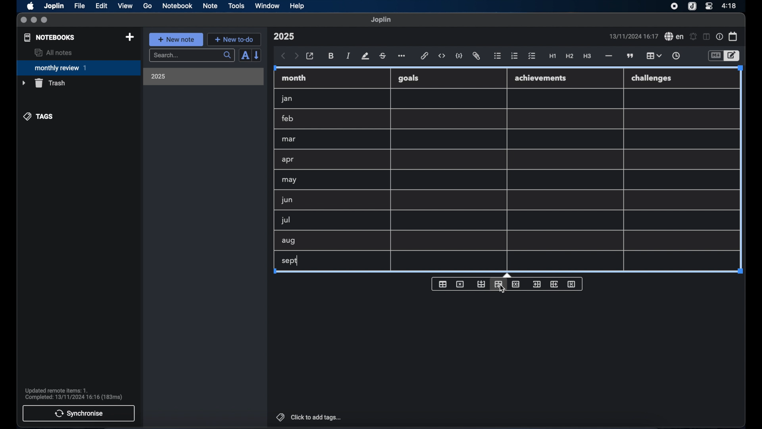 This screenshot has width=762, height=429. Describe the element at coordinates (30, 6) in the screenshot. I see `apple icon` at that location.